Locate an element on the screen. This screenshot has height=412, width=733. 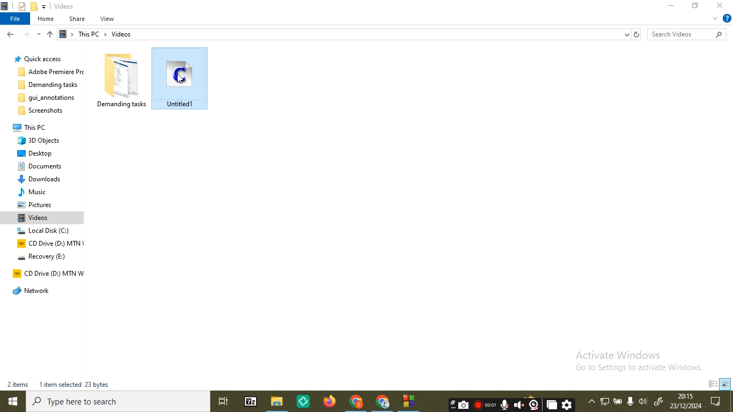
order is located at coordinates (714, 384).